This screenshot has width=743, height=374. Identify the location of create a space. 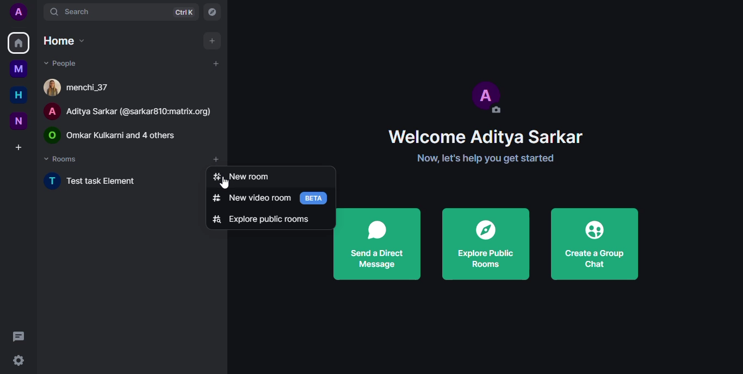
(18, 147).